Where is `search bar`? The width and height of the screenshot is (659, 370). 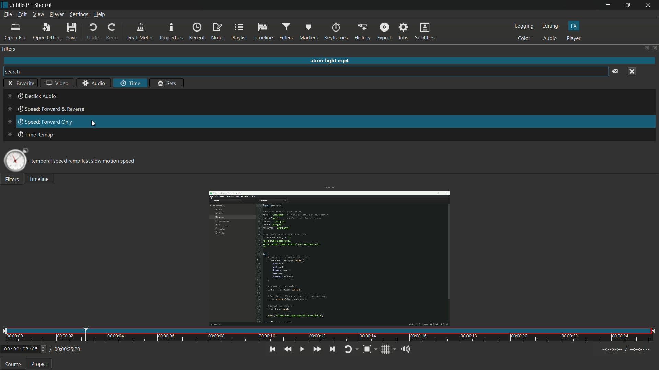 search bar is located at coordinates (306, 71).